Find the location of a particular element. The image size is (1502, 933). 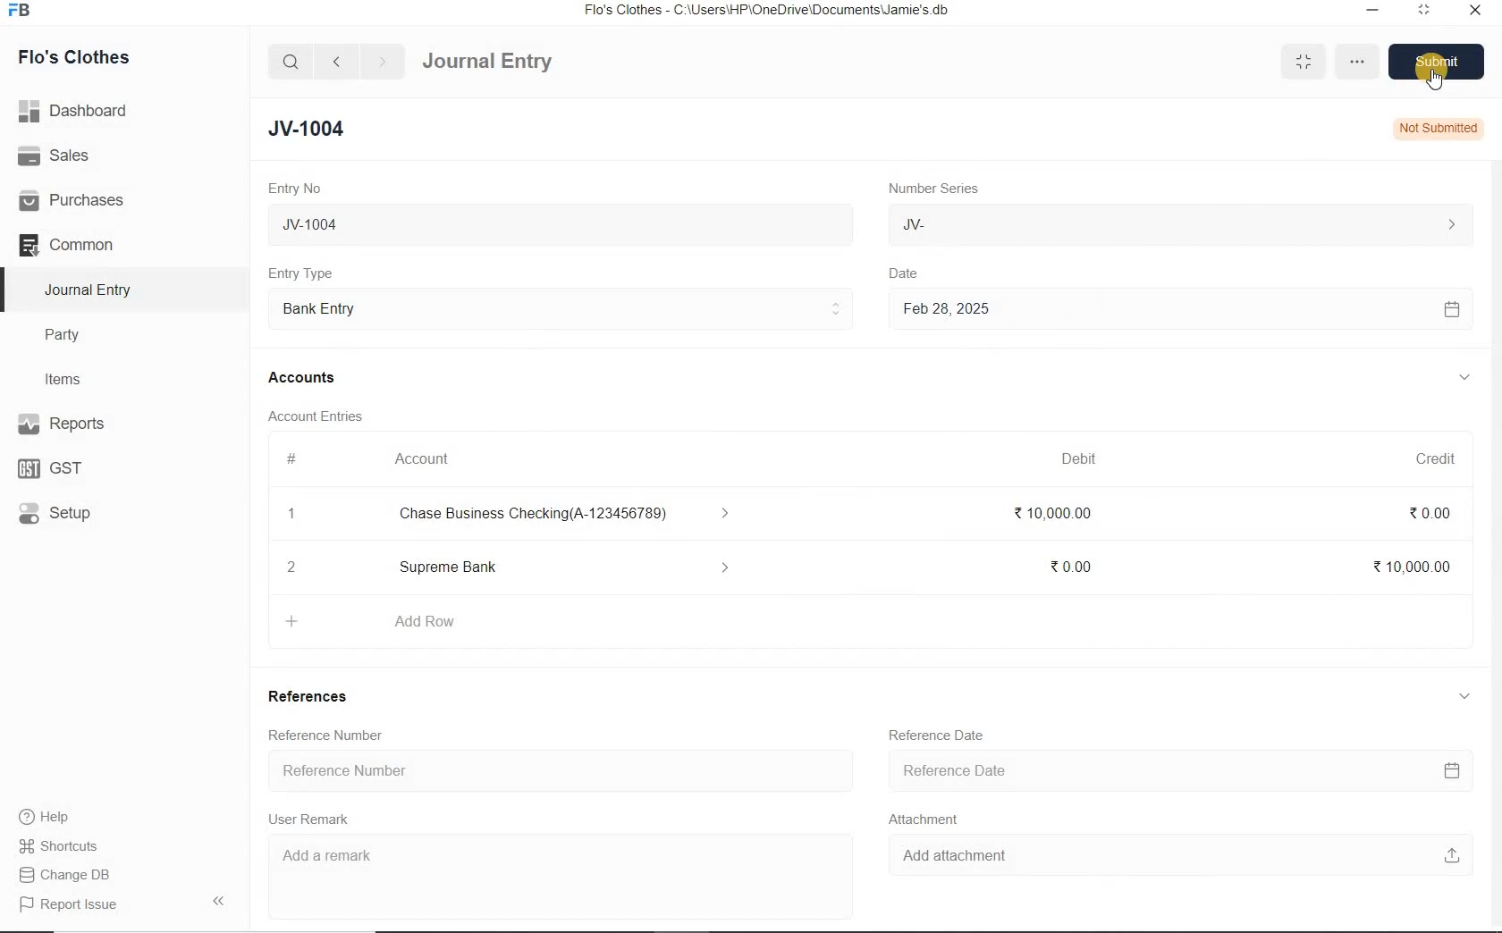

Credit is located at coordinates (1424, 456).